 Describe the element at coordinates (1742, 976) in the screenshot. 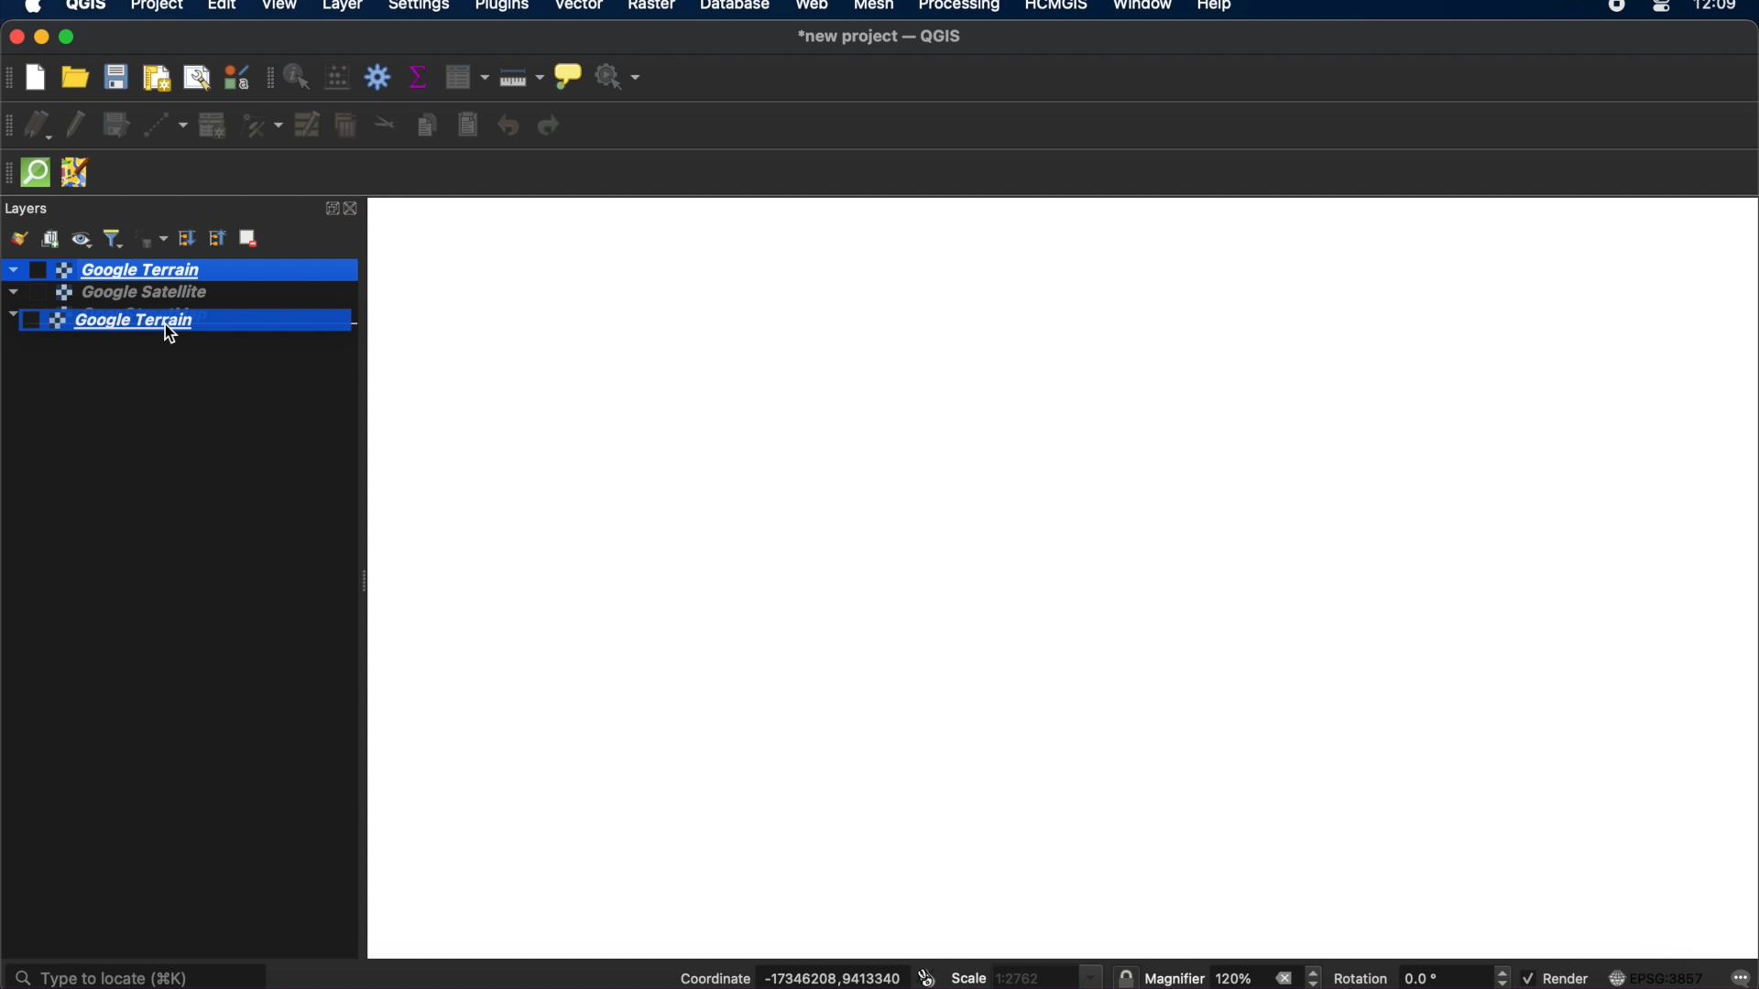

I see `messages` at that location.